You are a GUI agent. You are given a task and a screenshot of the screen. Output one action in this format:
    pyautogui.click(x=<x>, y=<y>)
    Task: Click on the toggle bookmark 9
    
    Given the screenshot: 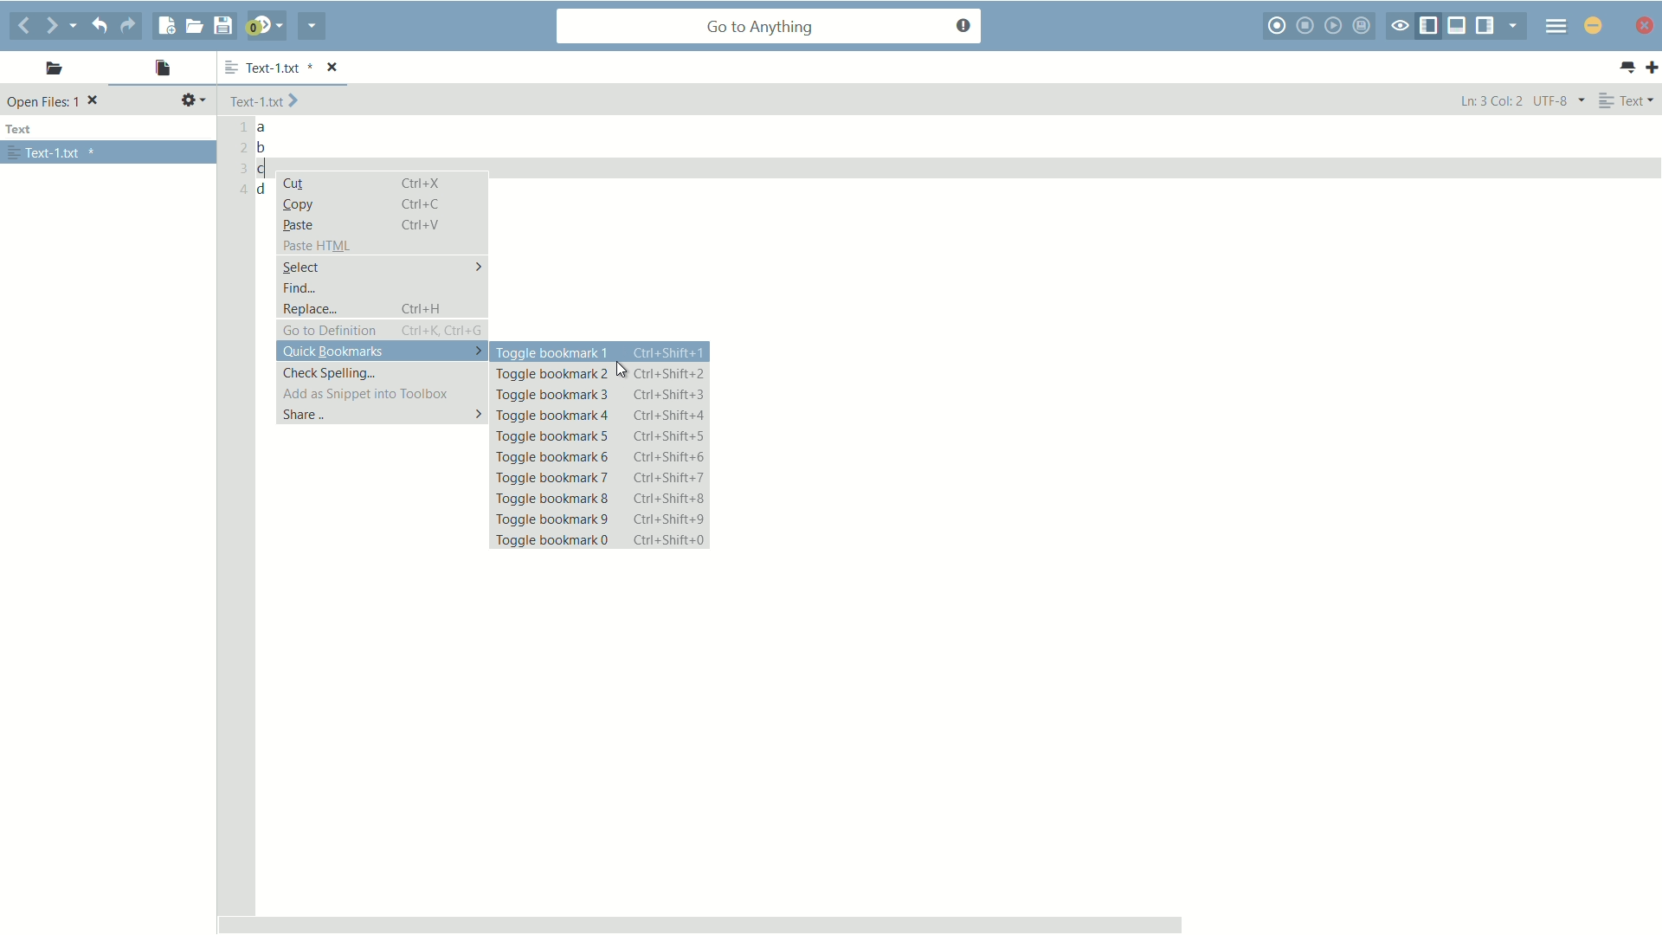 What is the action you would take?
    pyautogui.click(x=601, y=518)
    